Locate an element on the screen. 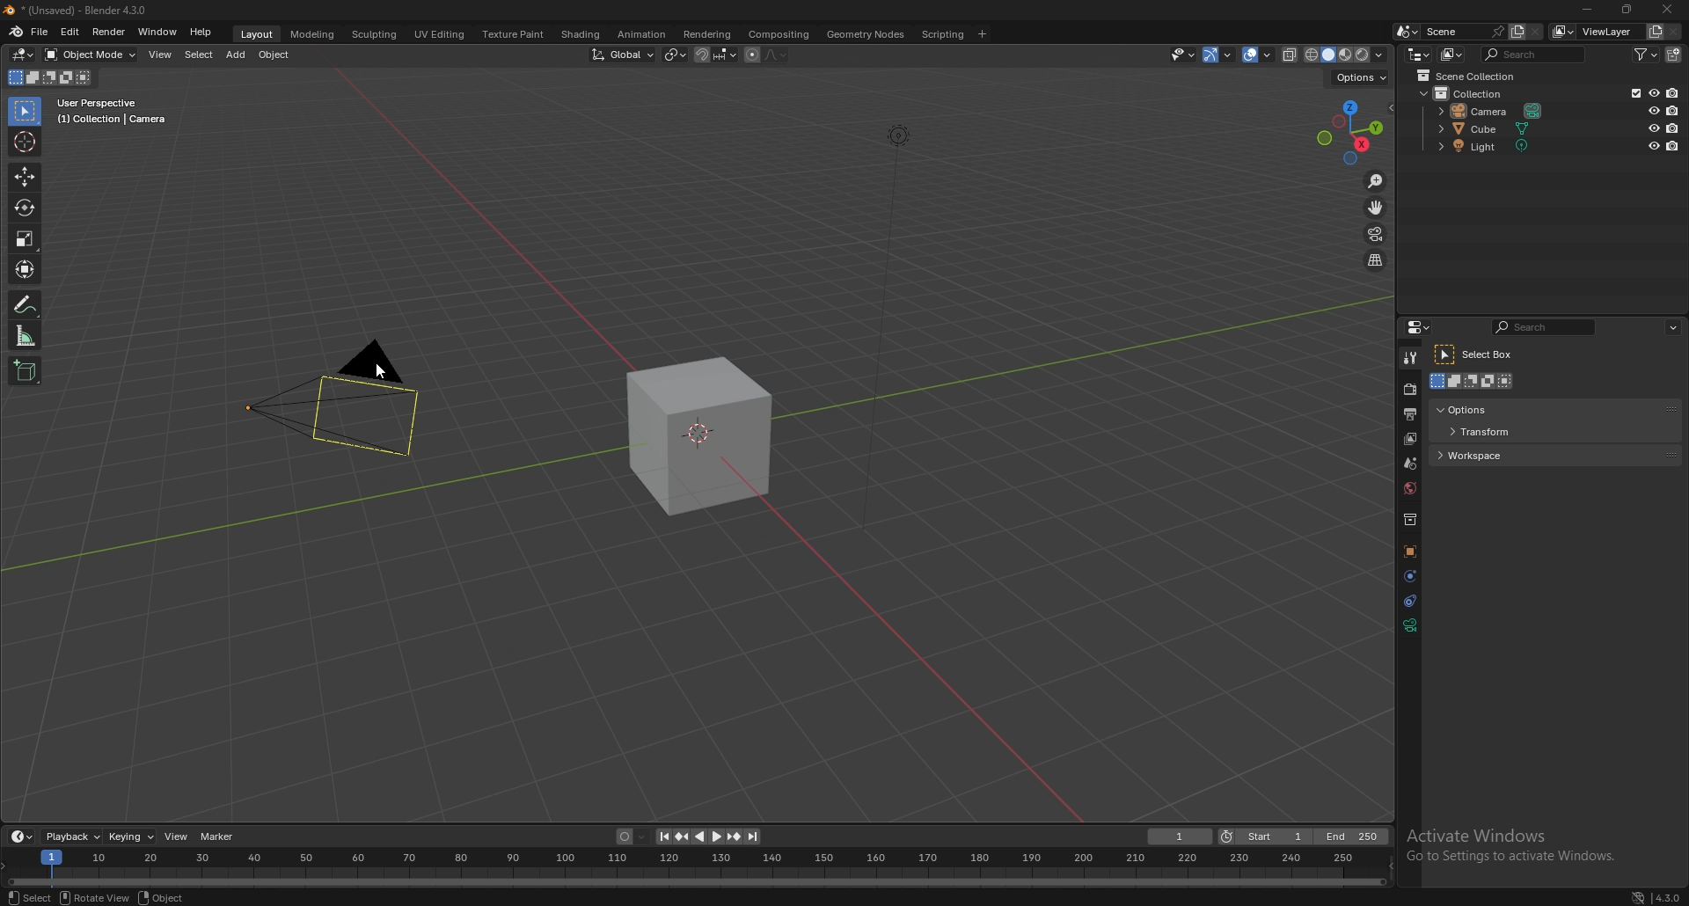  search is located at coordinates (1543, 326).